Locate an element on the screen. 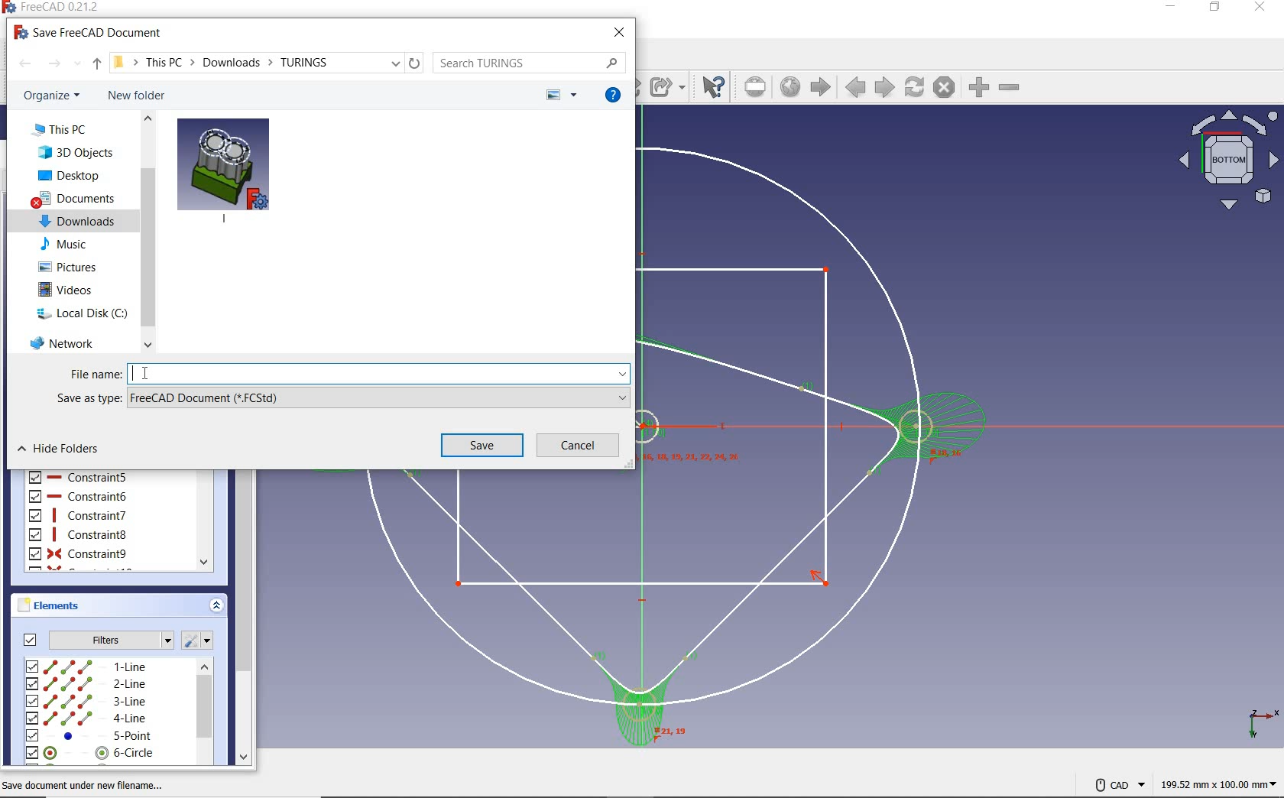 The image size is (1284, 798). 5-line is located at coordinates (90, 736).